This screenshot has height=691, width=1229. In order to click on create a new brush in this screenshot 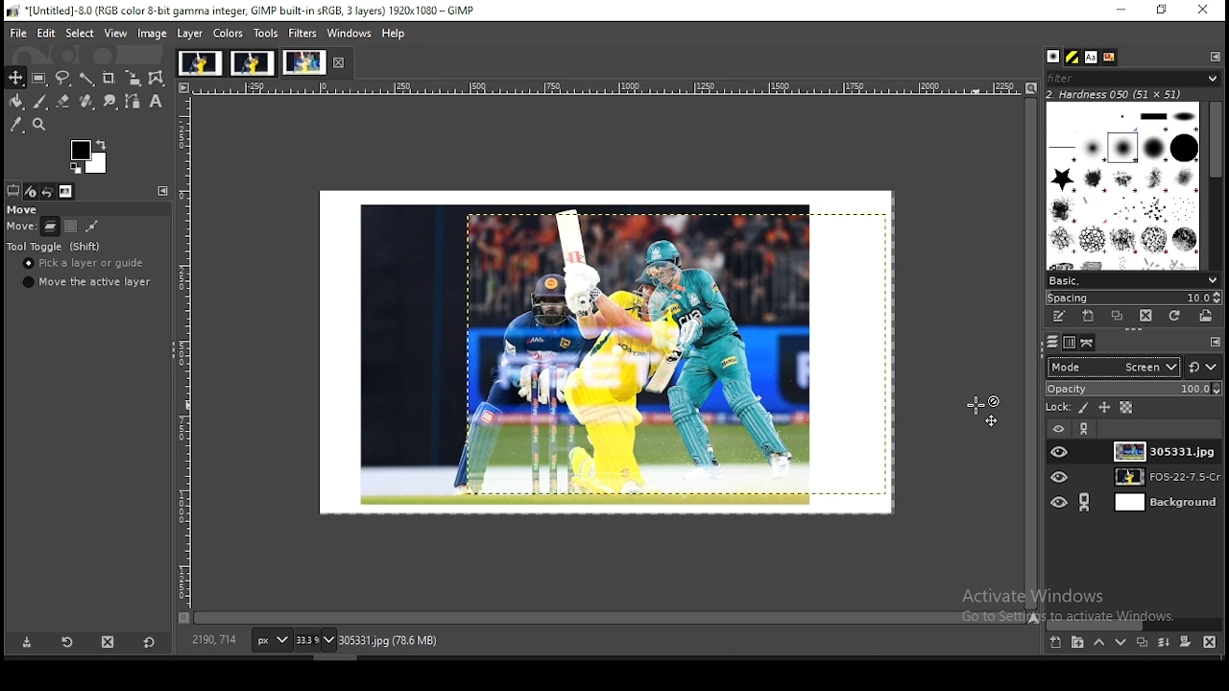, I will do `click(1087, 317)`.